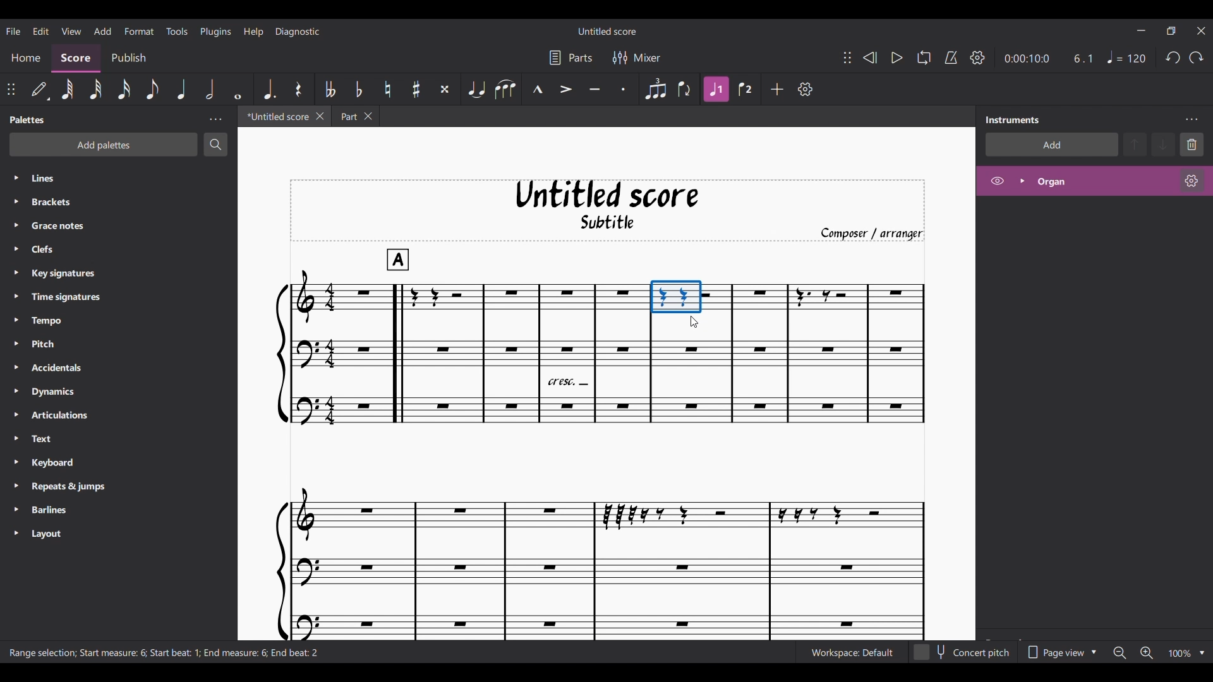  What do you see at coordinates (1192, 181) in the screenshot?
I see `Organ instrument settings` at bounding box center [1192, 181].